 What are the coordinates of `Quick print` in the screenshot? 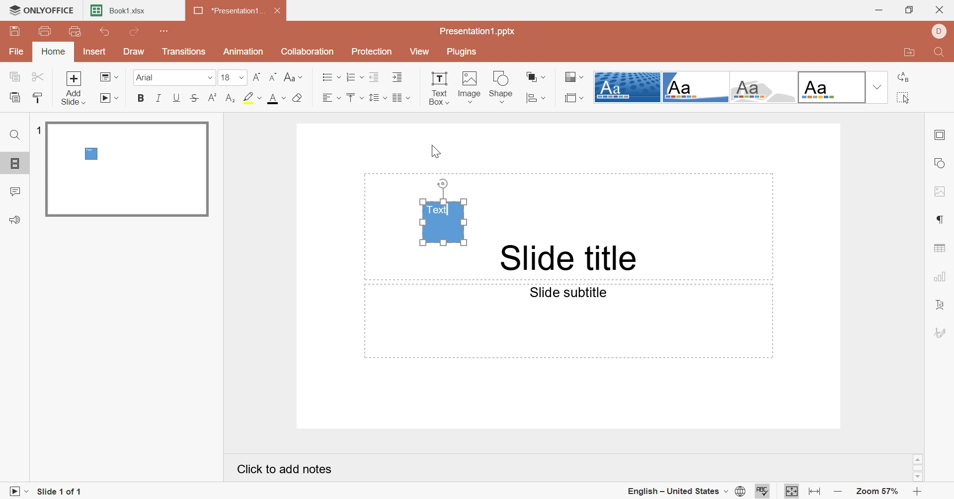 It's located at (76, 32).